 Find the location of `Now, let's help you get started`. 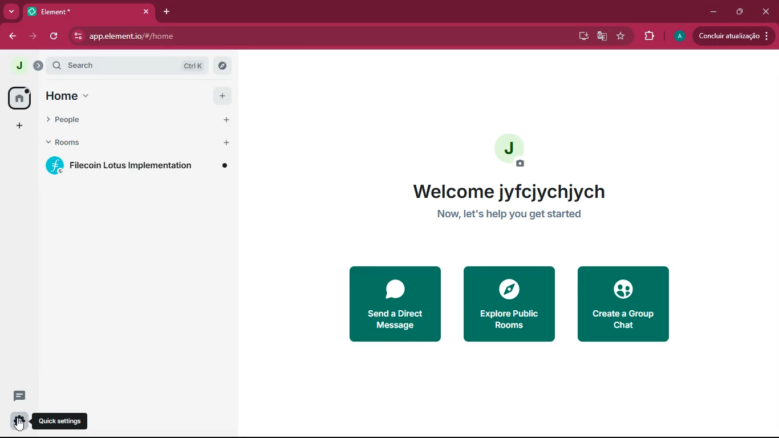

Now, let's help you get started is located at coordinates (521, 213).